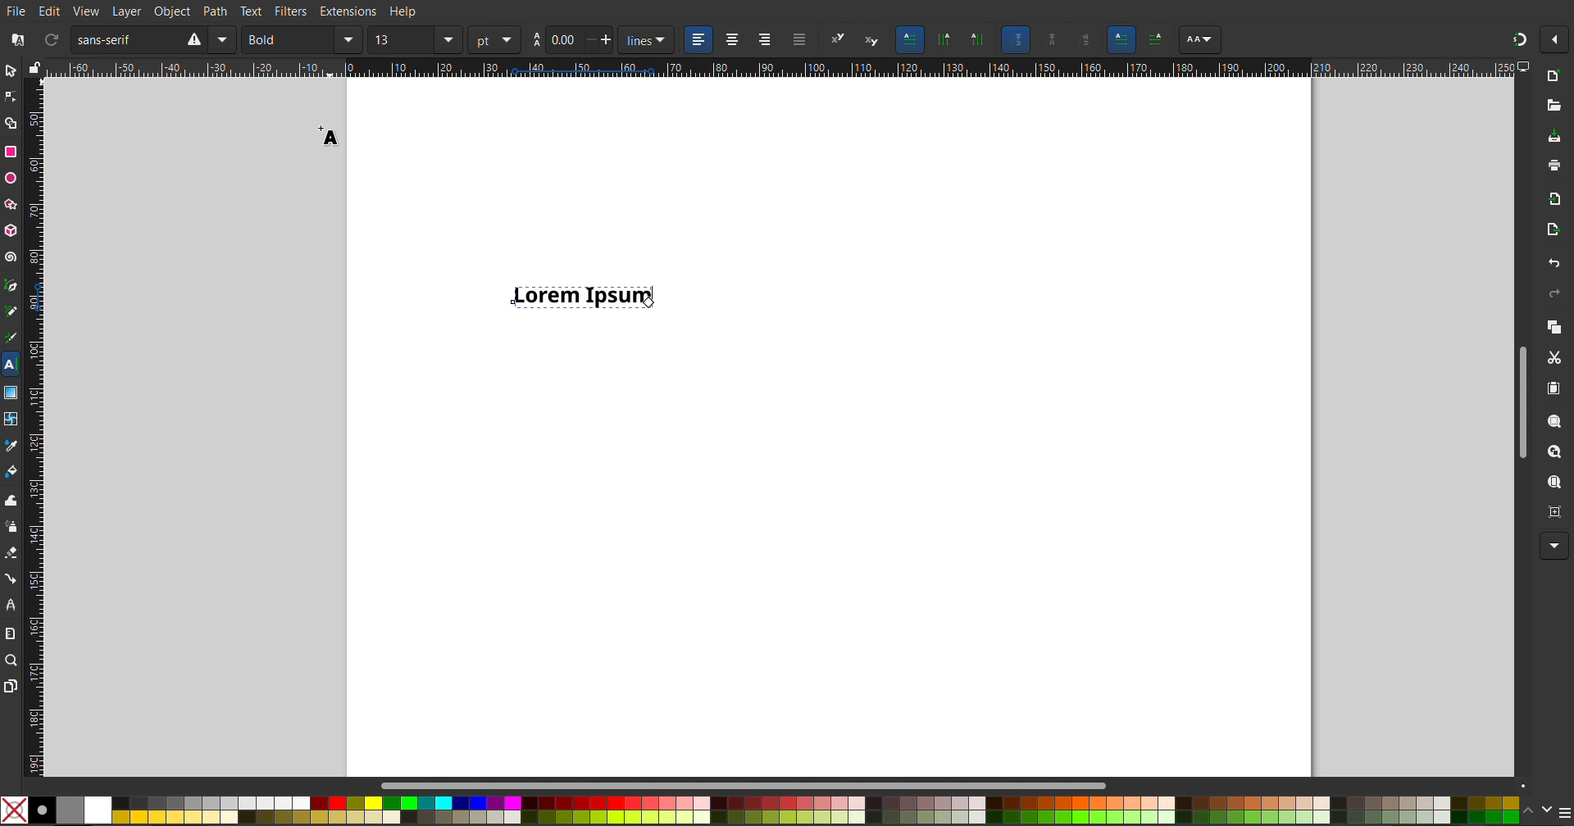 Image resolution: width=1574 pixels, height=826 pixels. What do you see at coordinates (11, 578) in the screenshot?
I see `Connector Tool` at bounding box center [11, 578].